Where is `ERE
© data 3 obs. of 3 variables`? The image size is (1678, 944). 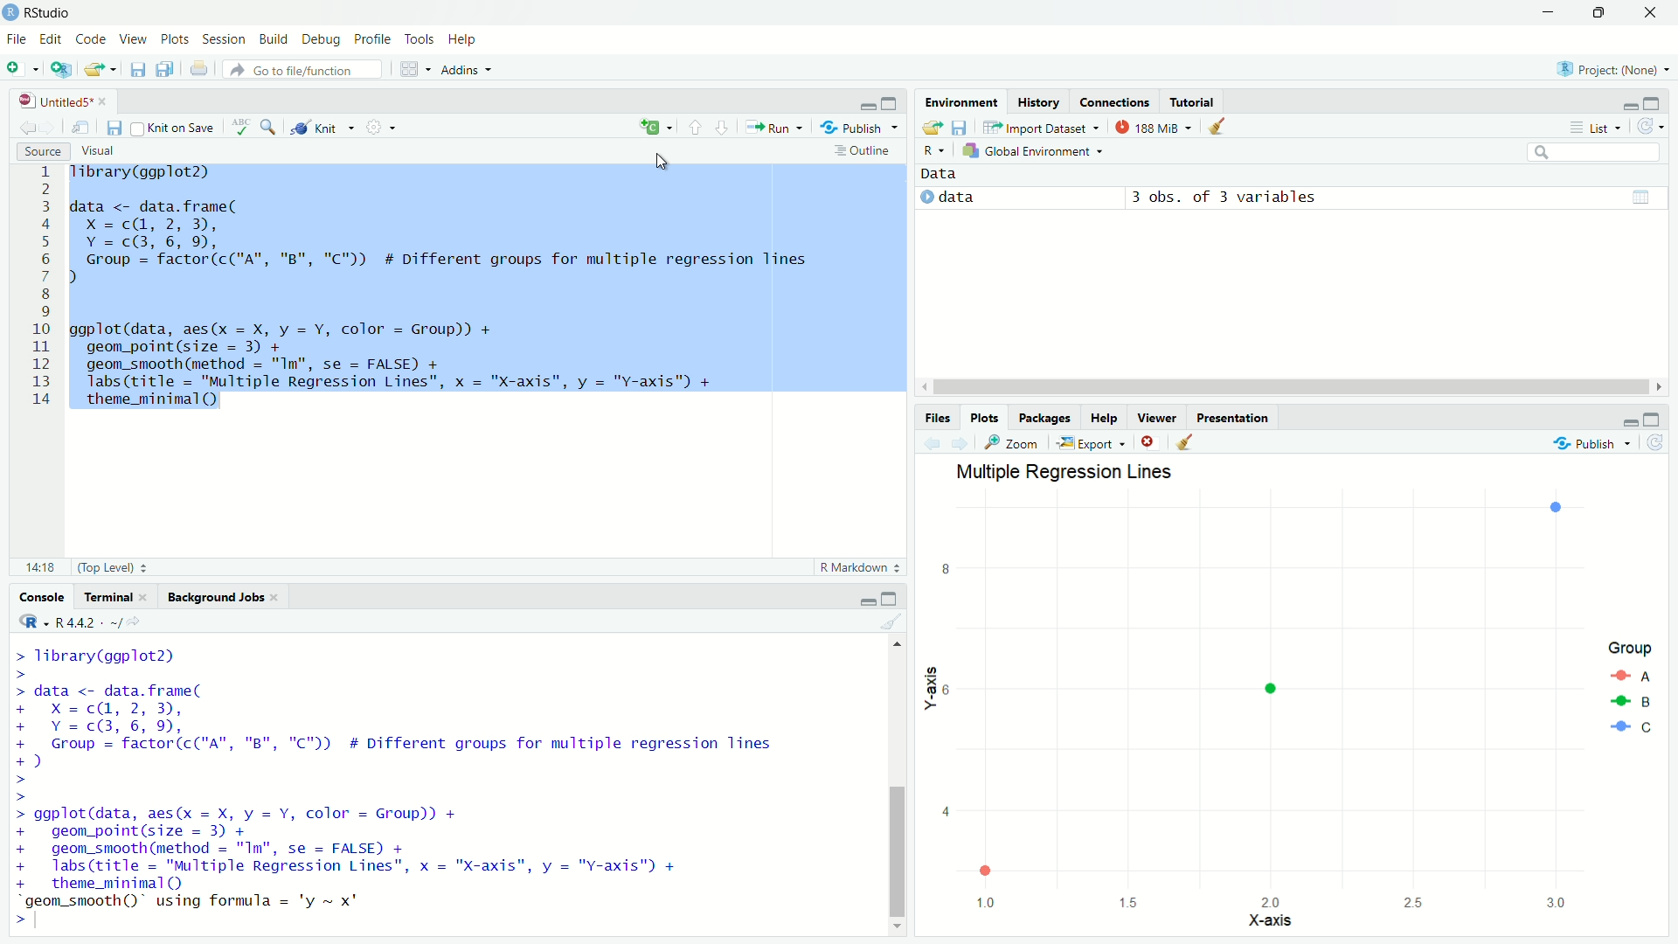
ERE
© data 3 obs. of 3 variables is located at coordinates (1135, 191).